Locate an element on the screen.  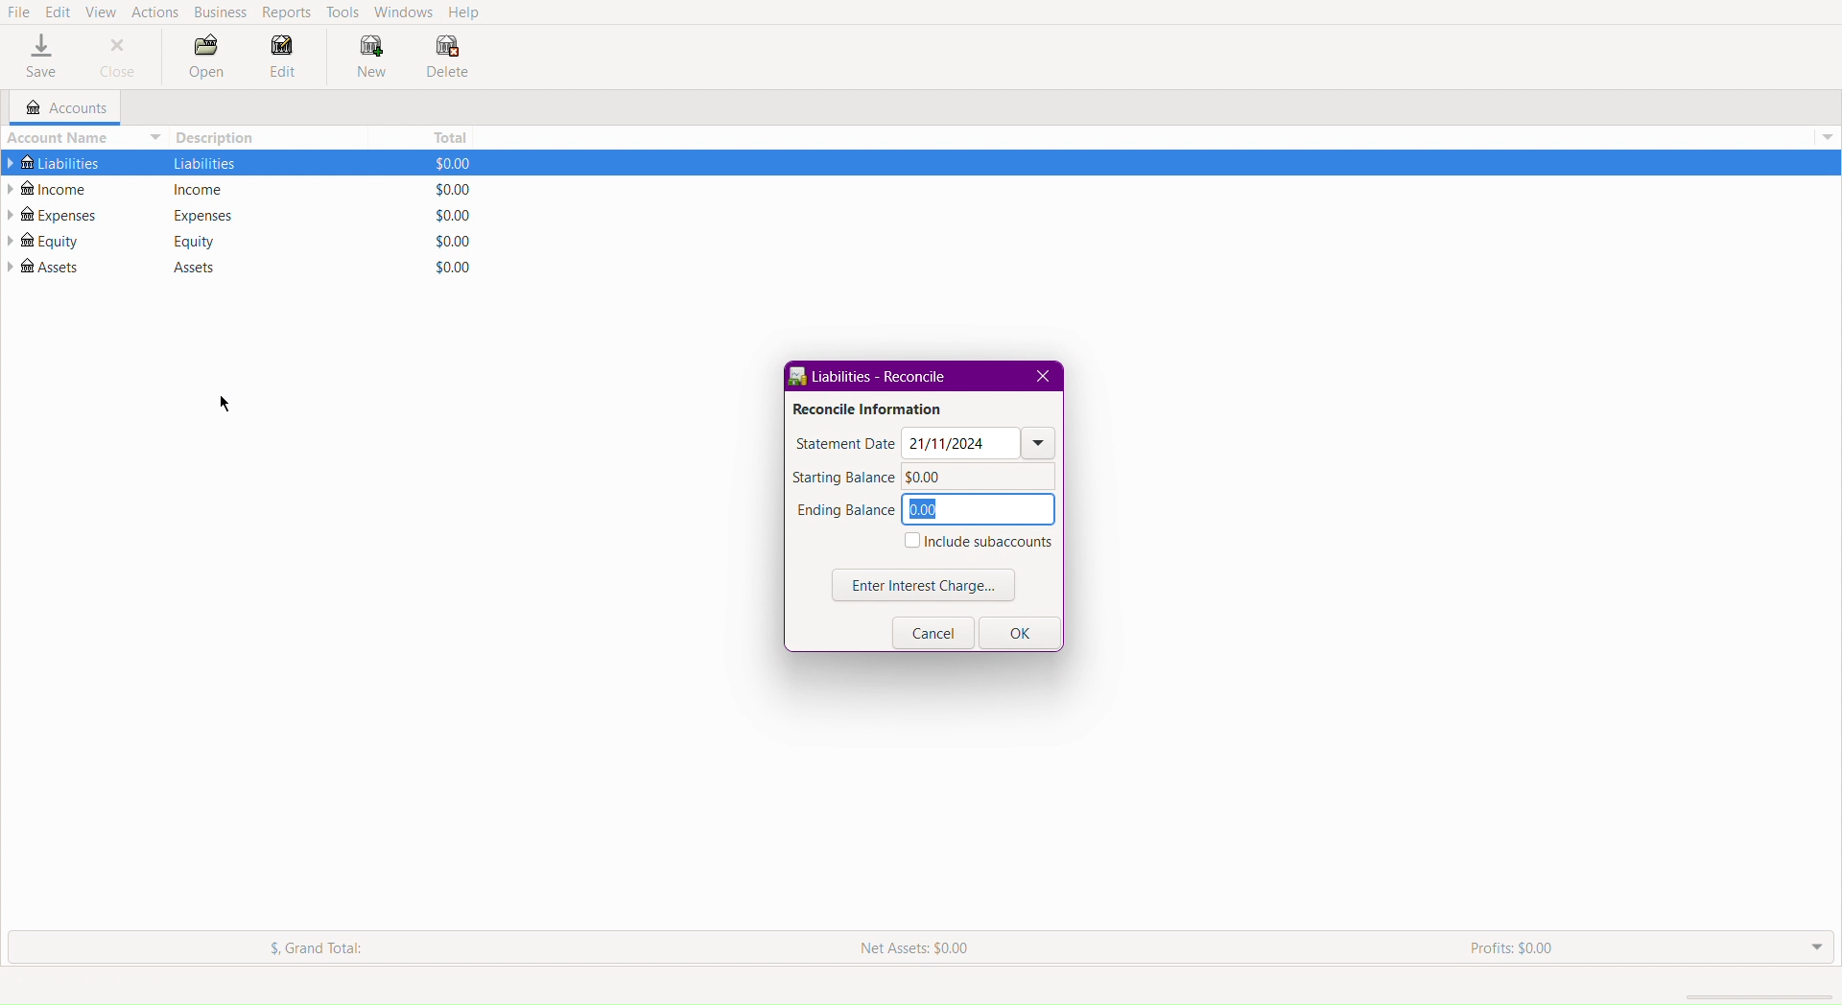
Edit is located at coordinates (287, 58).